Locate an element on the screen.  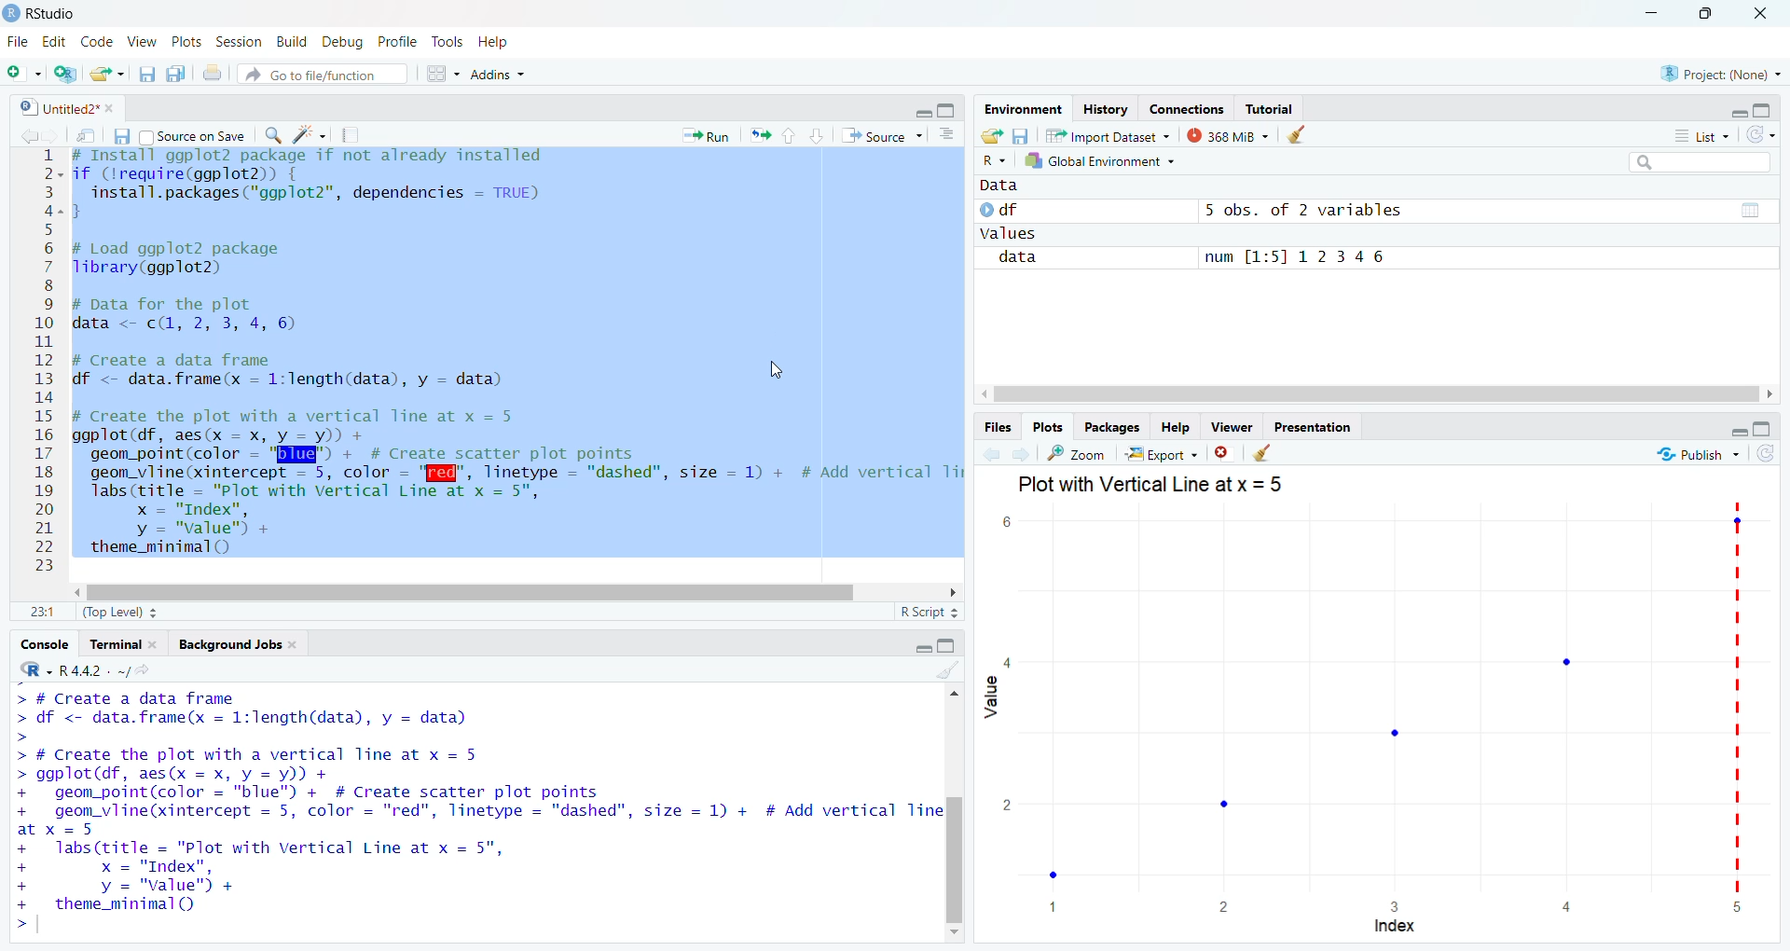
Presentation is located at coordinates (1318, 426).